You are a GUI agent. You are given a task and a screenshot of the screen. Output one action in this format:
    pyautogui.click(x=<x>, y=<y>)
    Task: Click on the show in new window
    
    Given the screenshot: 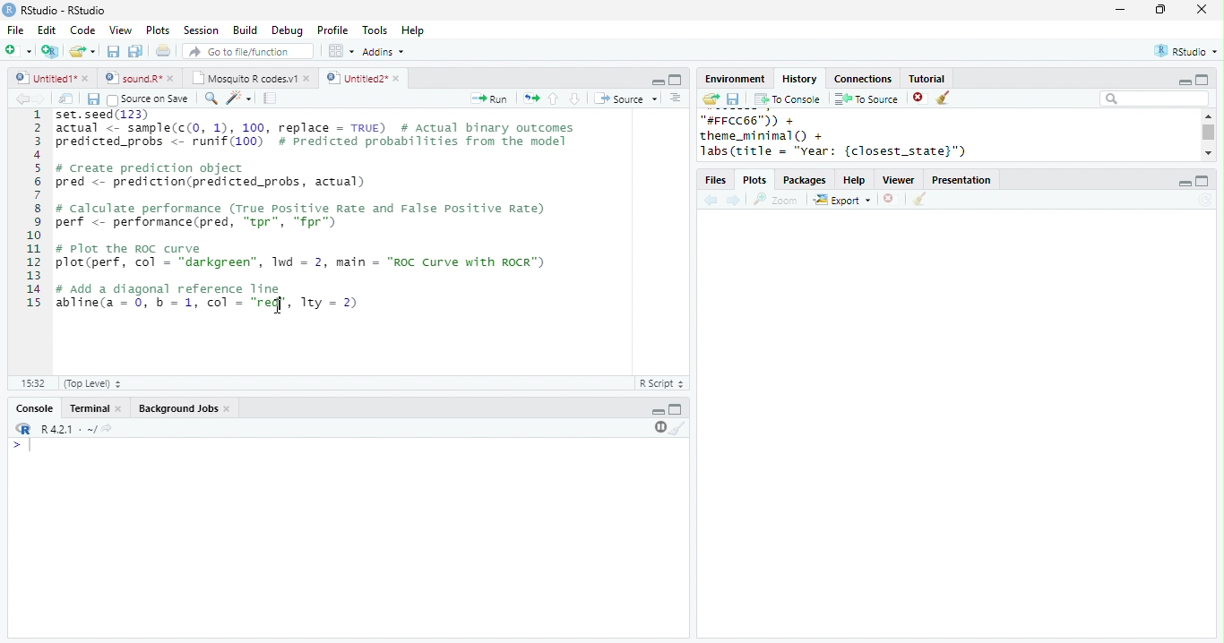 What is the action you would take?
    pyautogui.click(x=67, y=99)
    